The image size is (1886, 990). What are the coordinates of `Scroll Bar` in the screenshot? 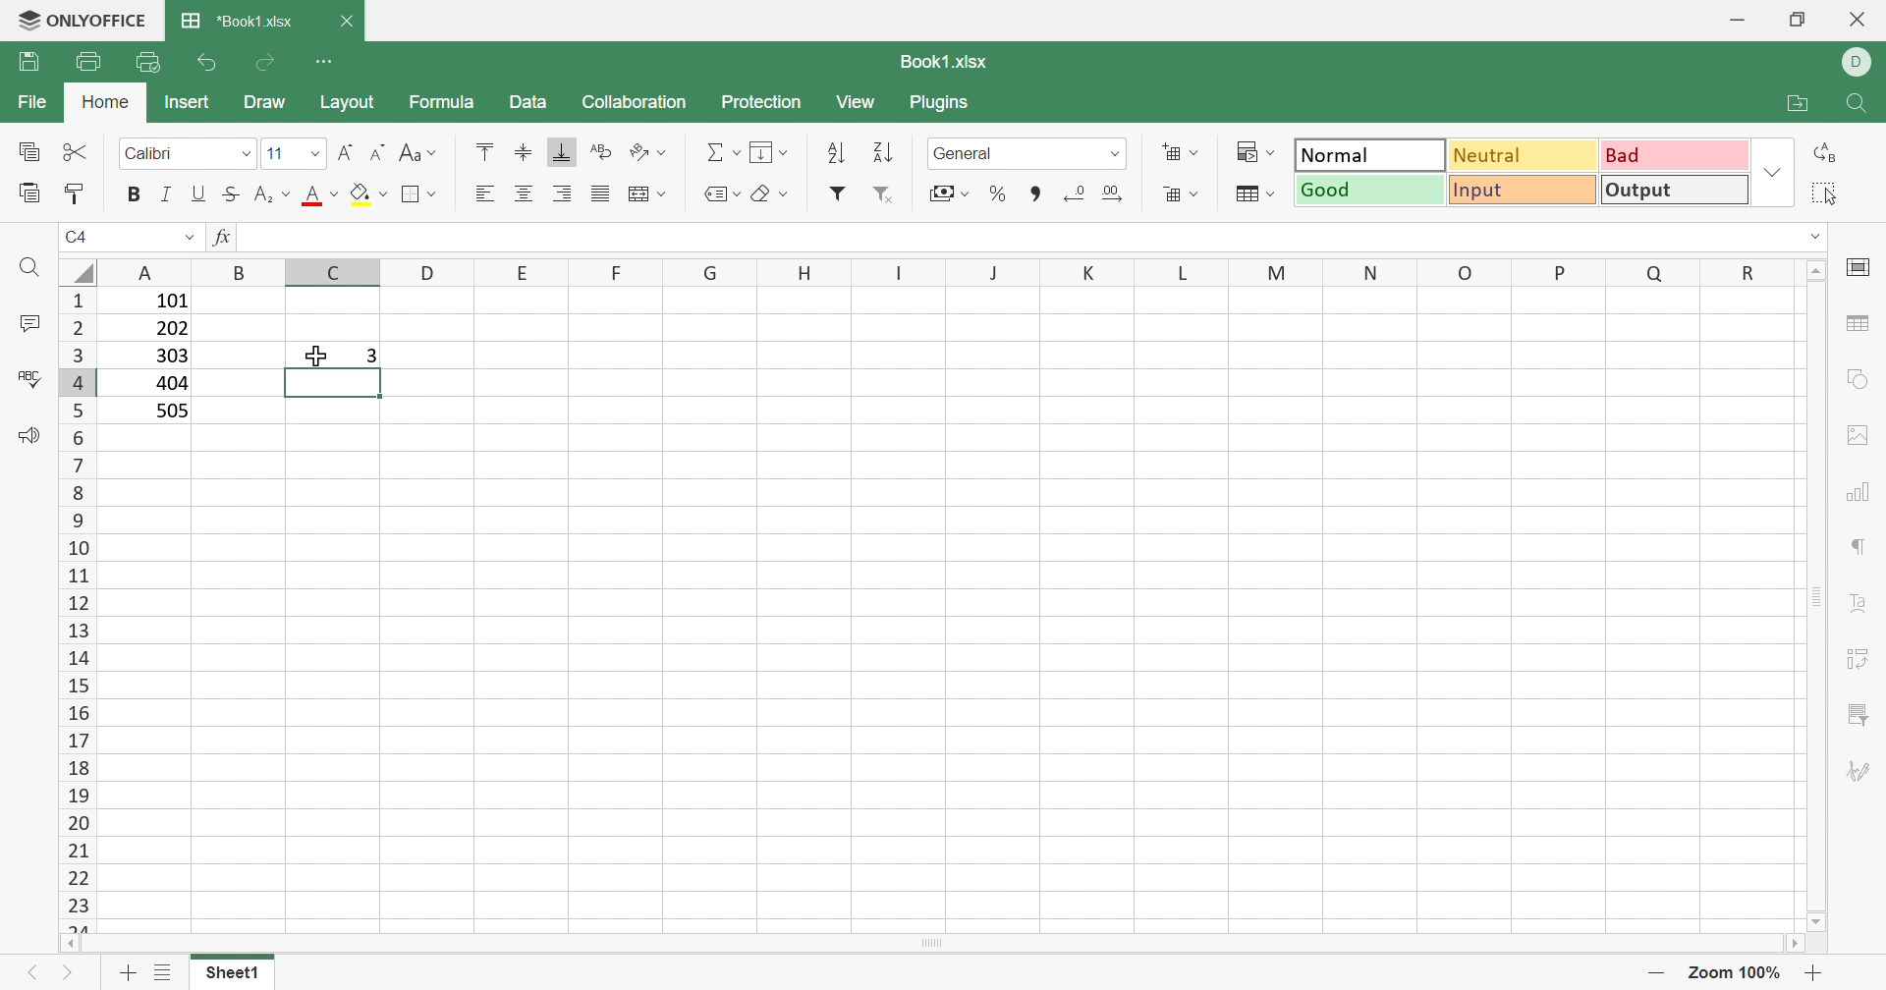 It's located at (938, 951).